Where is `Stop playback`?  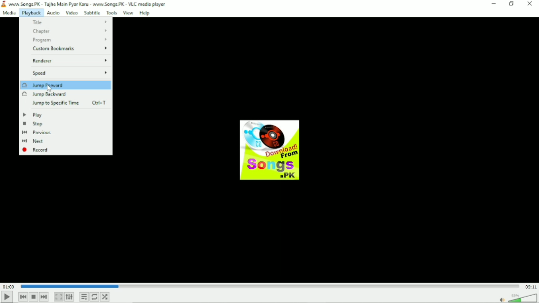
Stop playback is located at coordinates (34, 297).